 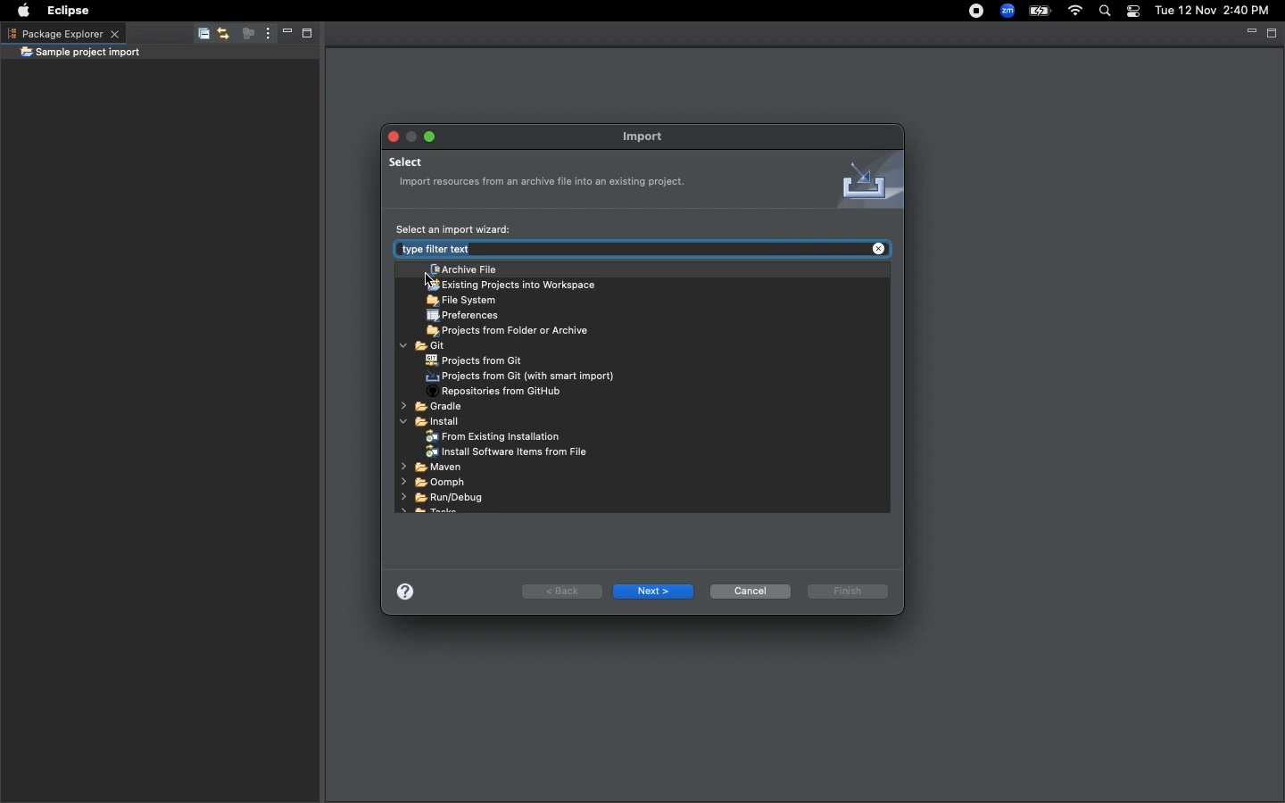 What do you see at coordinates (513, 332) in the screenshot?
I see `Projects from folder or archive` at bounding box center [513, 332].